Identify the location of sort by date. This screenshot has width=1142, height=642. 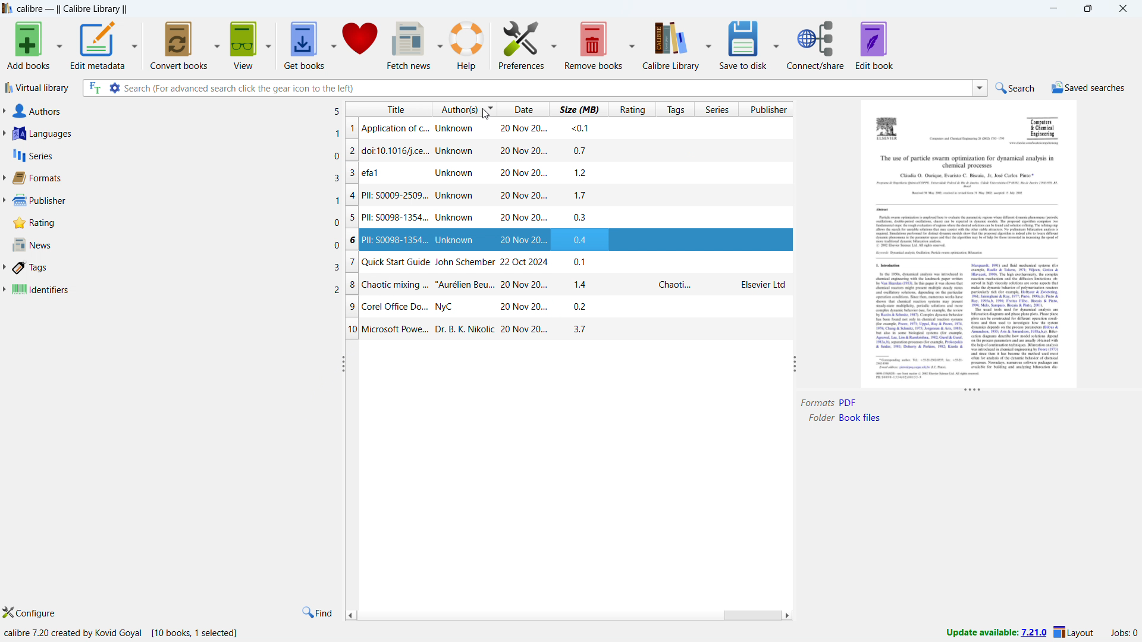
(523, 109).